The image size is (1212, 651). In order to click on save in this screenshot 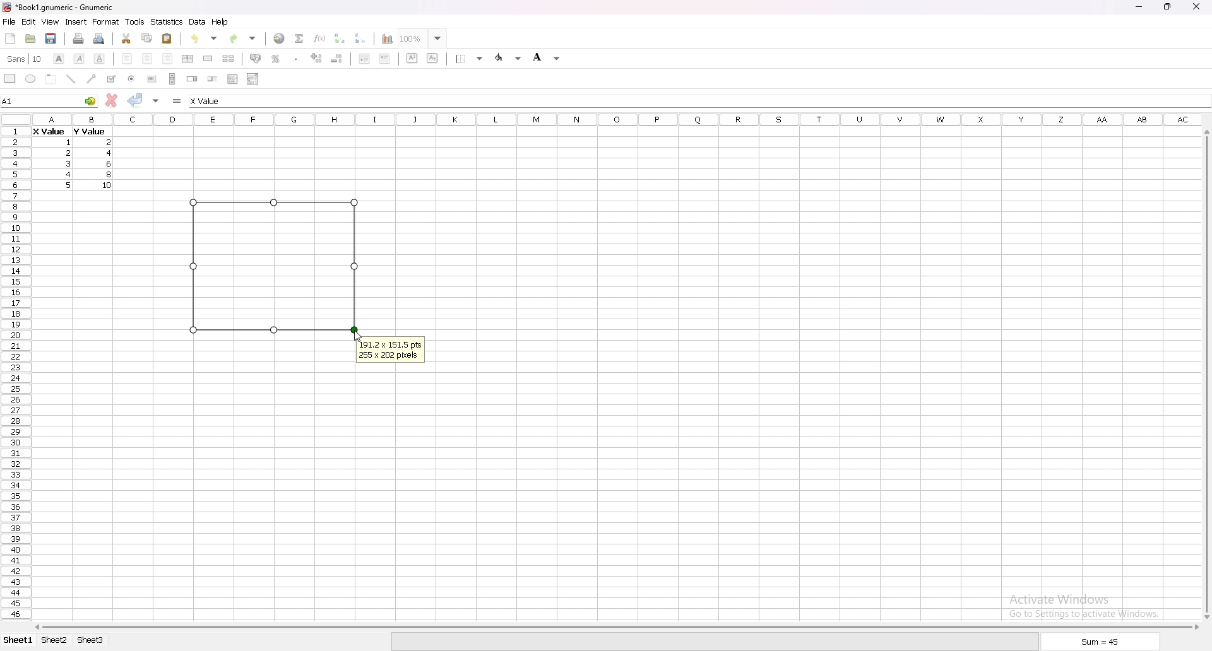, I will do `click(50, 38)`.